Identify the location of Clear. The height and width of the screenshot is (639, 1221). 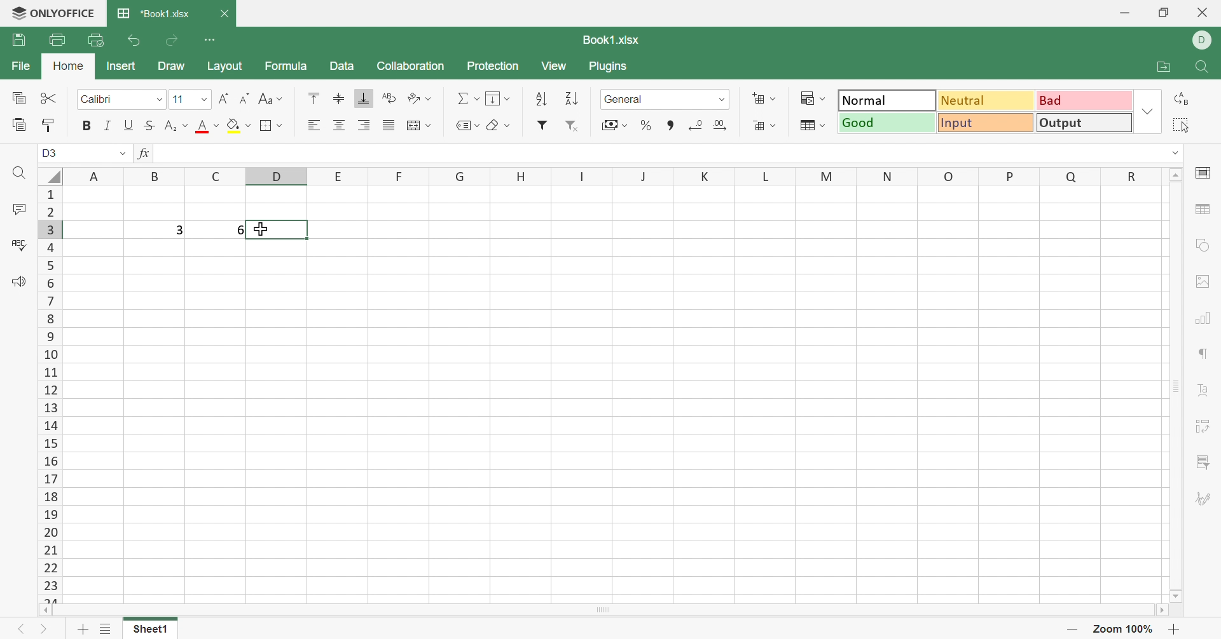
(500, 124).